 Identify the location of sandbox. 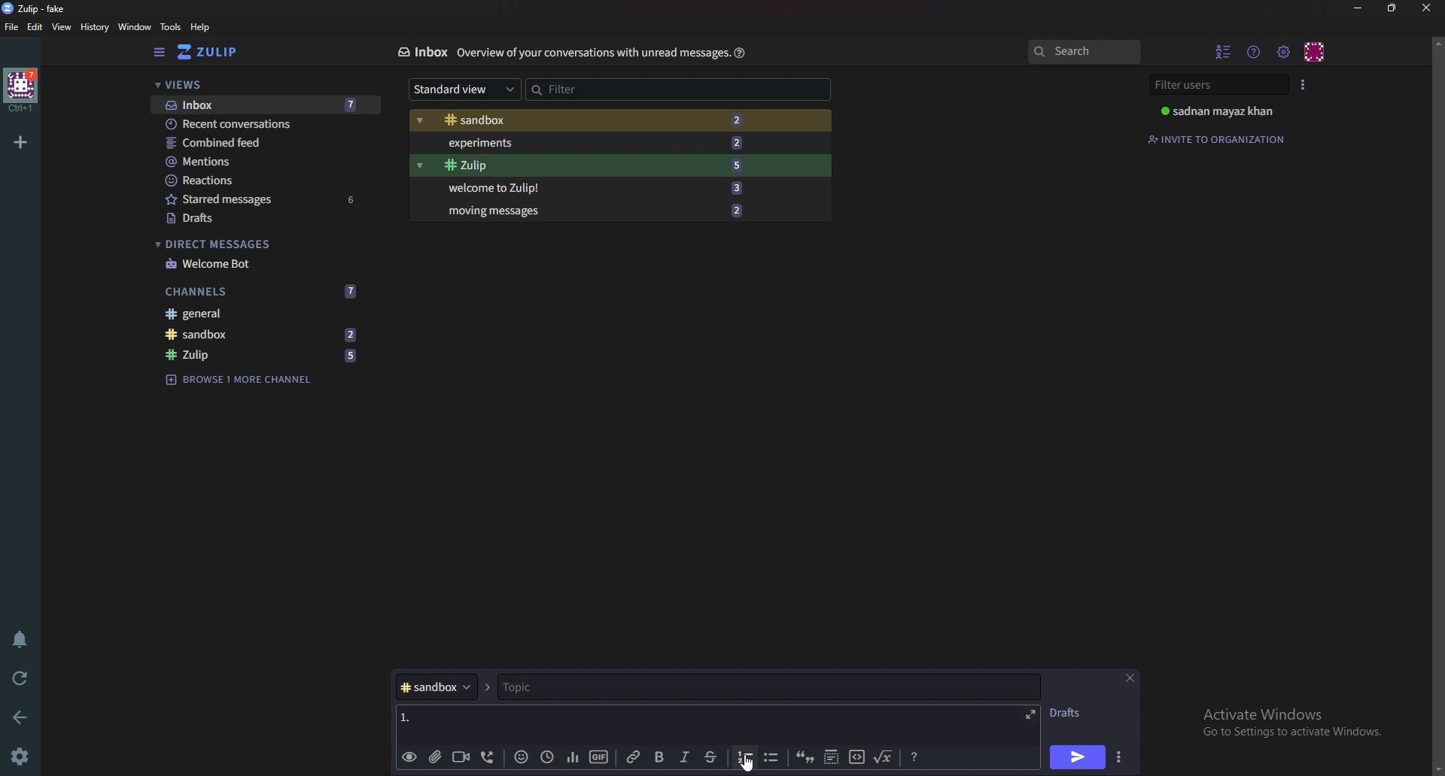
(266, 335).